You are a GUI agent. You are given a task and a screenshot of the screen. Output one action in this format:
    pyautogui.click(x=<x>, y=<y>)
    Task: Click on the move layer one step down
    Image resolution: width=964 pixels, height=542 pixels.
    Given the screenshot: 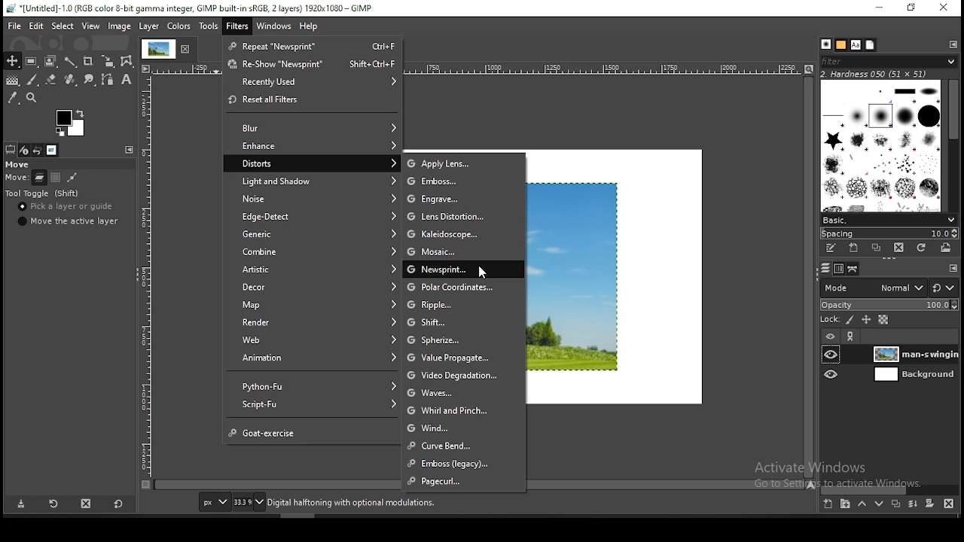 What is the action you would take?
    pyautogui.click(x=878, y=502)
    